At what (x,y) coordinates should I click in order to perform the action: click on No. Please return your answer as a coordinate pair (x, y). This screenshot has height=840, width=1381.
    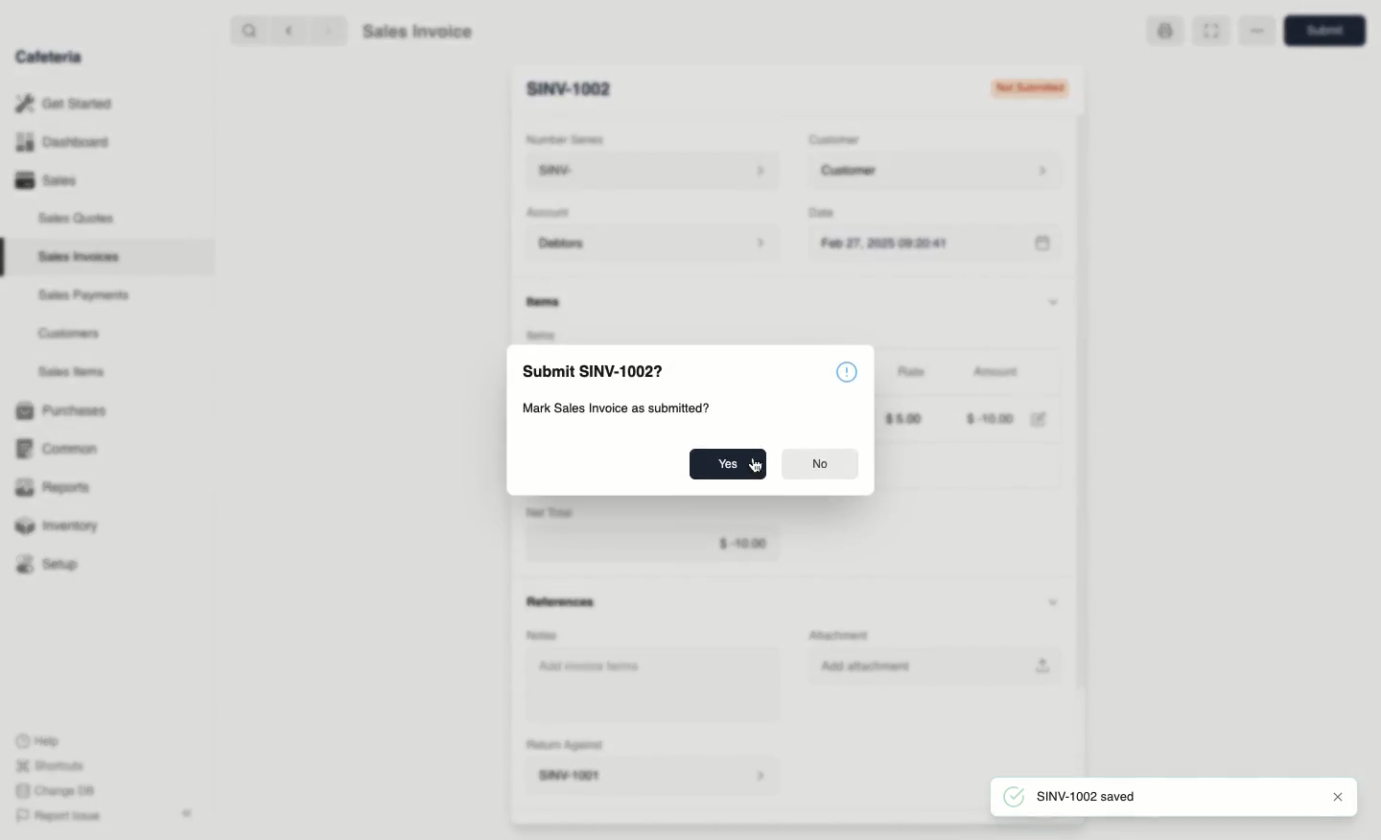
    Looking at the image, I should click on (823, 463).